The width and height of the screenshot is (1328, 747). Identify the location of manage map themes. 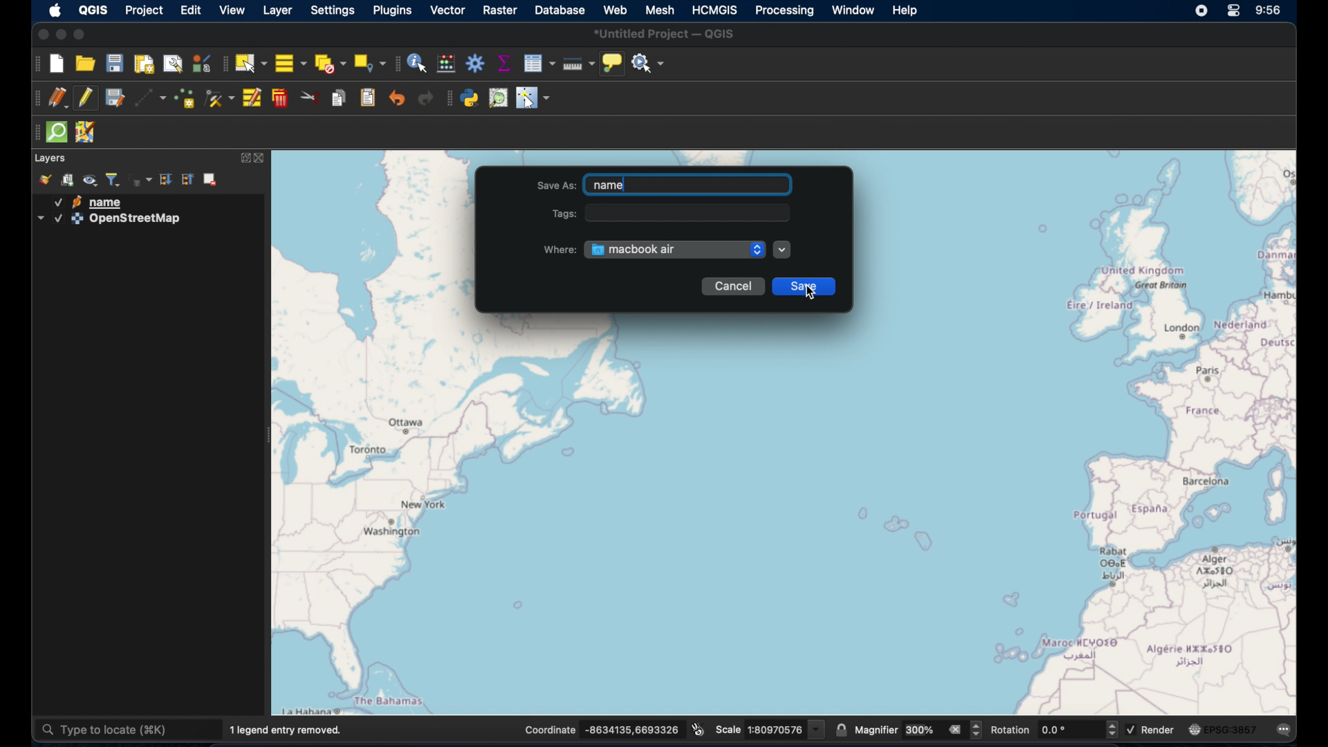
(91, 181).